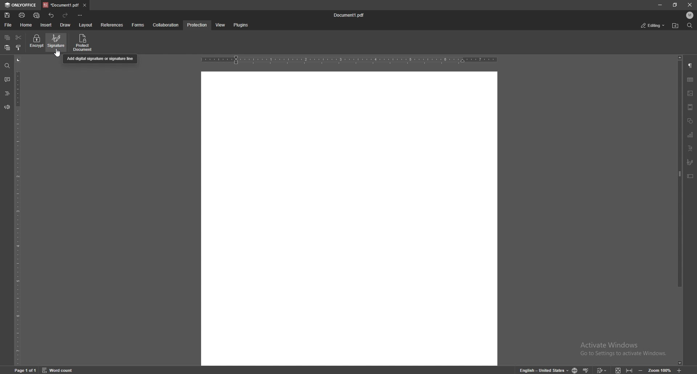 This screenshot has width=697, height=374. I want to click on heading, so click(7, 94).